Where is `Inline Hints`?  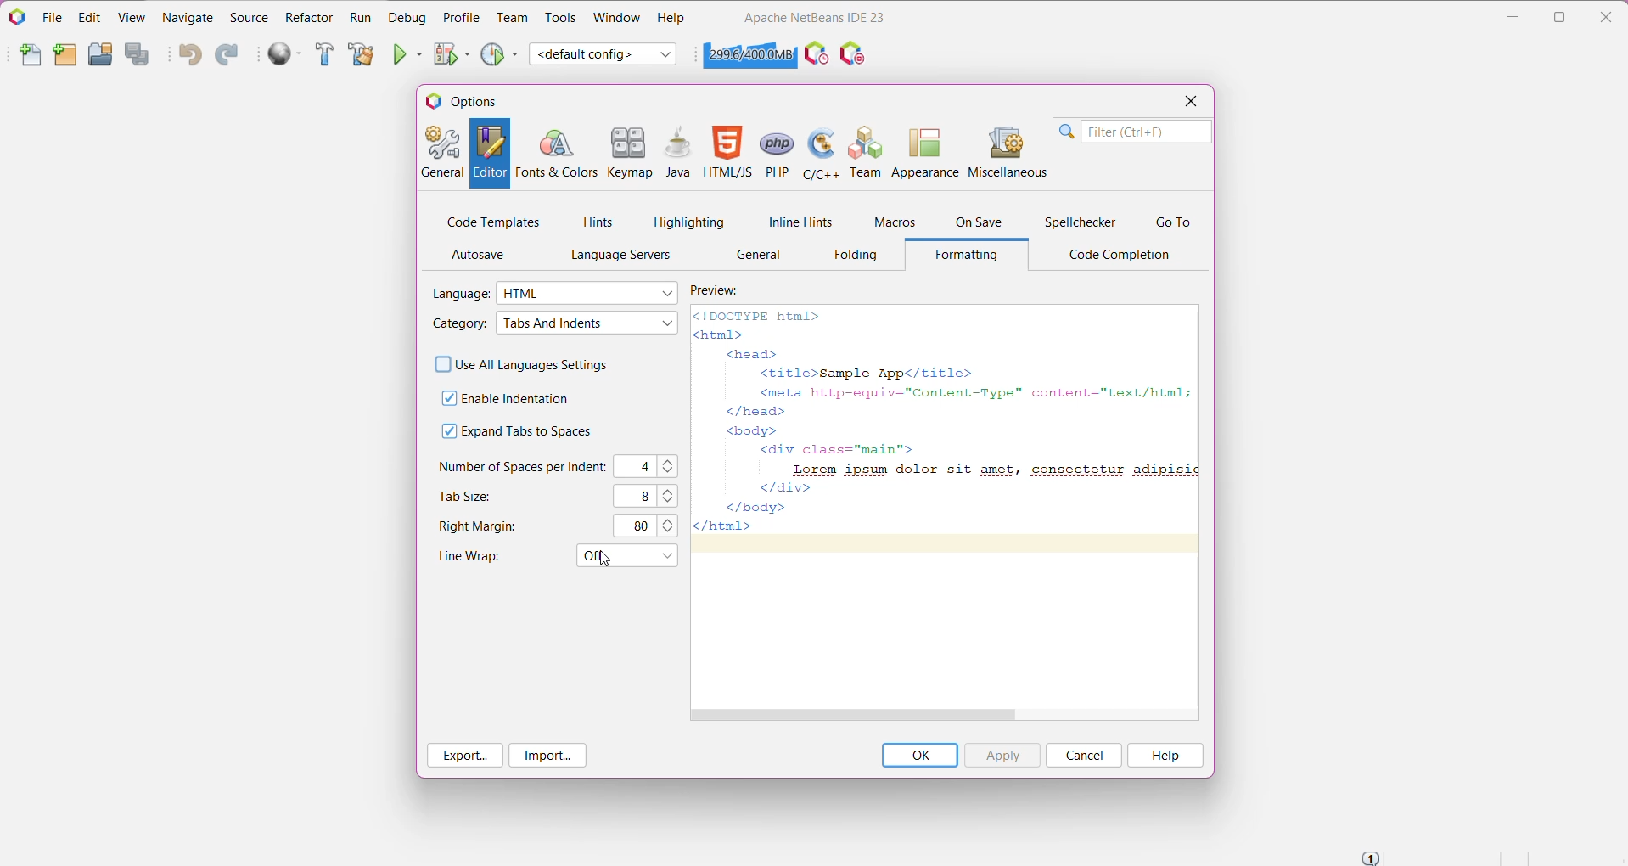 Inline Hints is located at coordinates (798, 222).